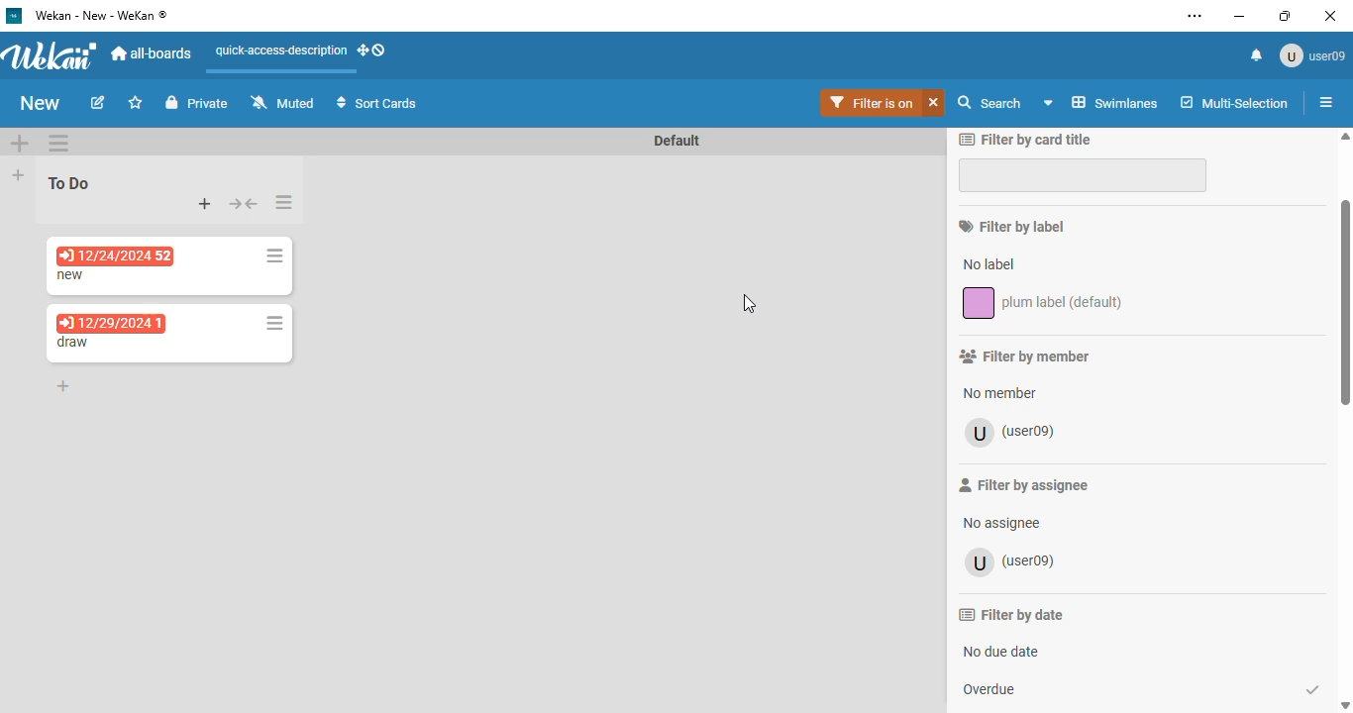  I want to click on no label, so click(988, 263).